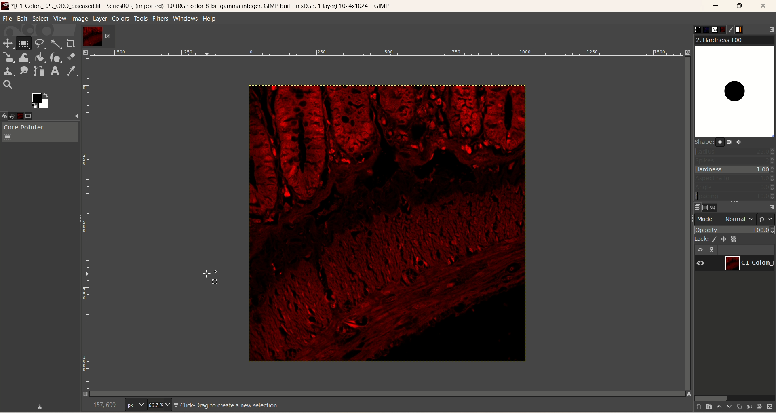 This screenshot has width=776, height=413. What do you see at coordinates (25, 115) in the screenshot?
I see `images` at bounding box center [25, 115].